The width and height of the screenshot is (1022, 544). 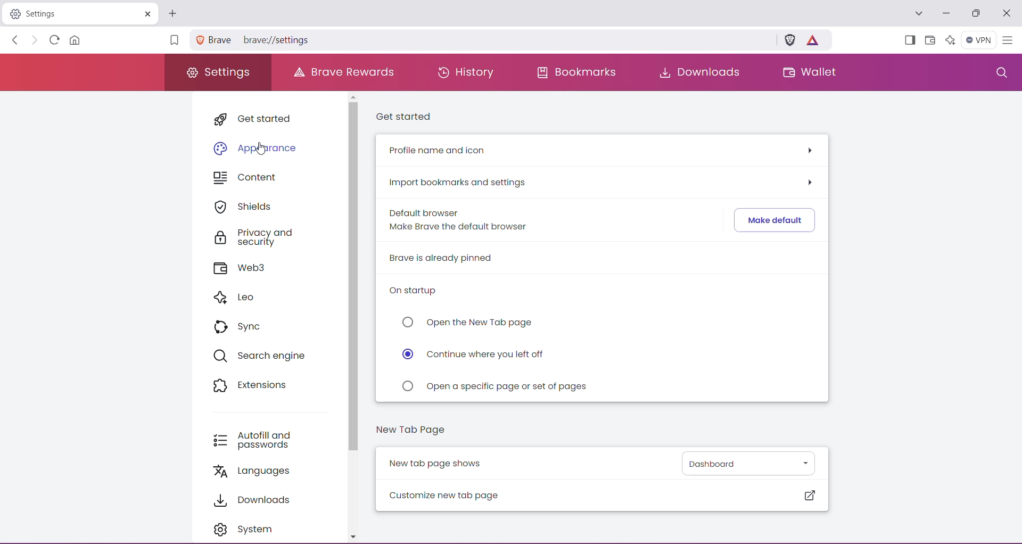 I want to click on Minimize, so click(x=946, y=13).